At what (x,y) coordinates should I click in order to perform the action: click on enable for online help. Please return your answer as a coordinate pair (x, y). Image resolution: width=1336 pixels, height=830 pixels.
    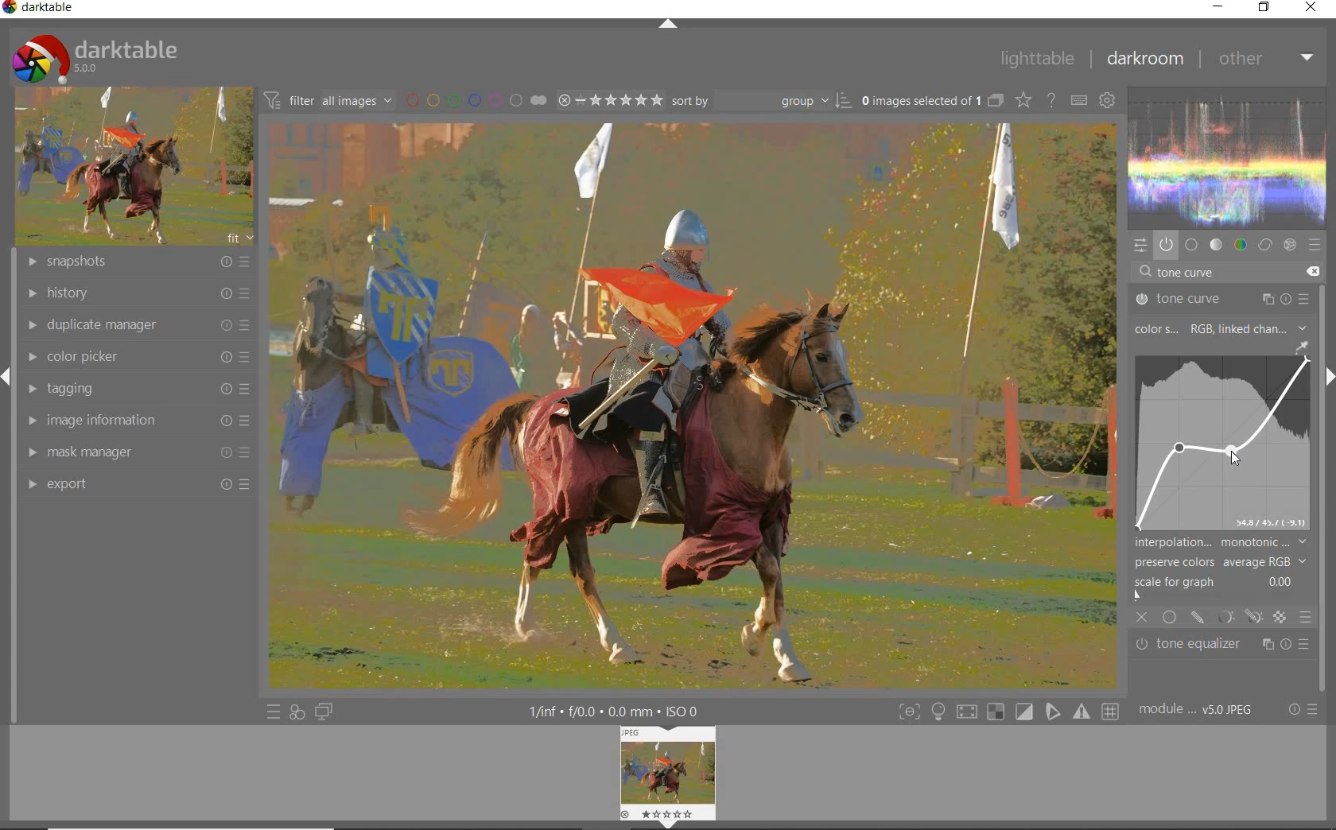
    Looking at the image, I should click on (1051, 103).